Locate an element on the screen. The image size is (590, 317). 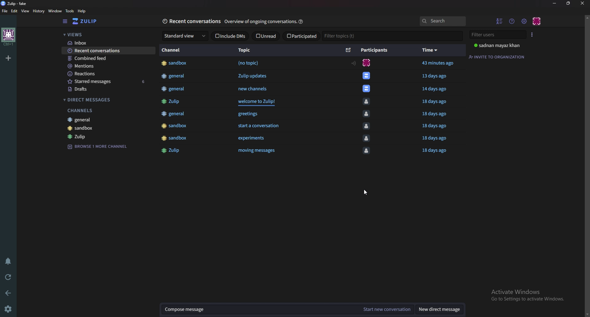
close is located at coordinates (582, 3).